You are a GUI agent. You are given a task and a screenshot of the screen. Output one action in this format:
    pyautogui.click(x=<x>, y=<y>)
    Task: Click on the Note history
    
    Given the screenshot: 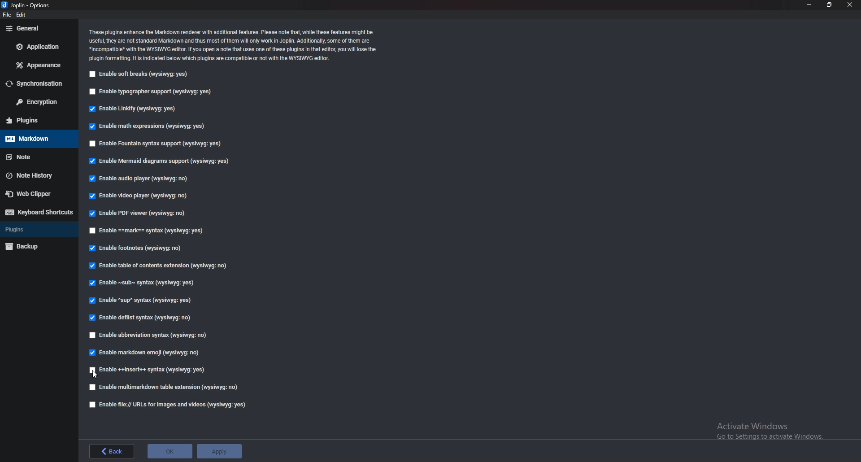 What is the action you would take?
    pyautogui.click(x=37, y=175)
    